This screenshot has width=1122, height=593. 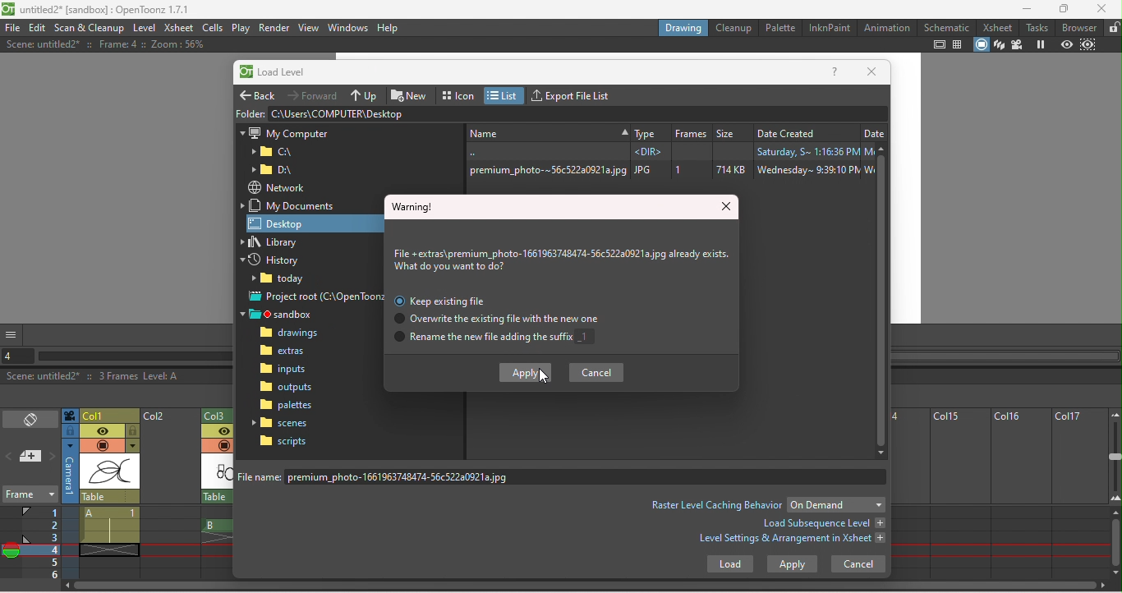 What do you see at coordinates (31, 457) in the screenshot?
I see `New memo` at bounding box center [31, 457].